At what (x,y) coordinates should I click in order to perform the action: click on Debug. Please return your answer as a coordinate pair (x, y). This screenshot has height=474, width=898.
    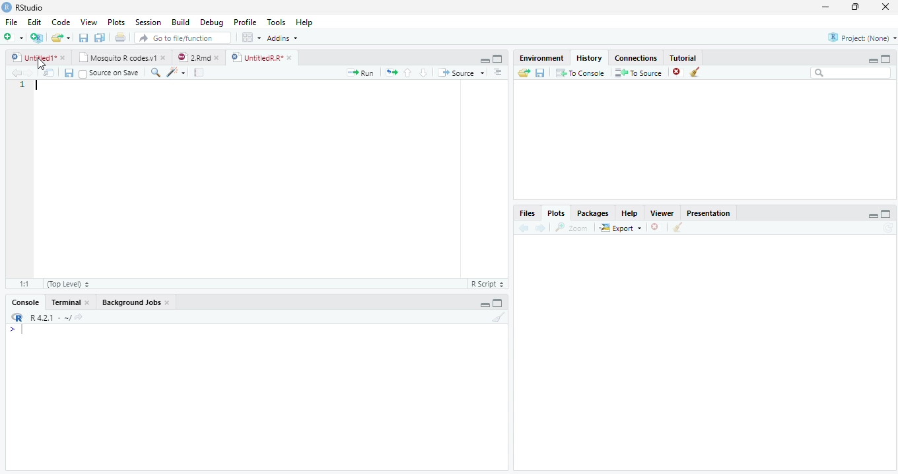
    Looking at the image, I should click on (212, 22).